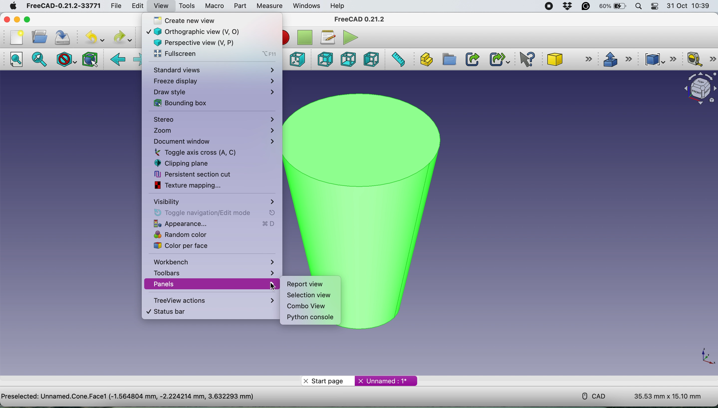 The width and height of the screenshot is (718, 408). I want to click on bounding box, so click(209, 103).